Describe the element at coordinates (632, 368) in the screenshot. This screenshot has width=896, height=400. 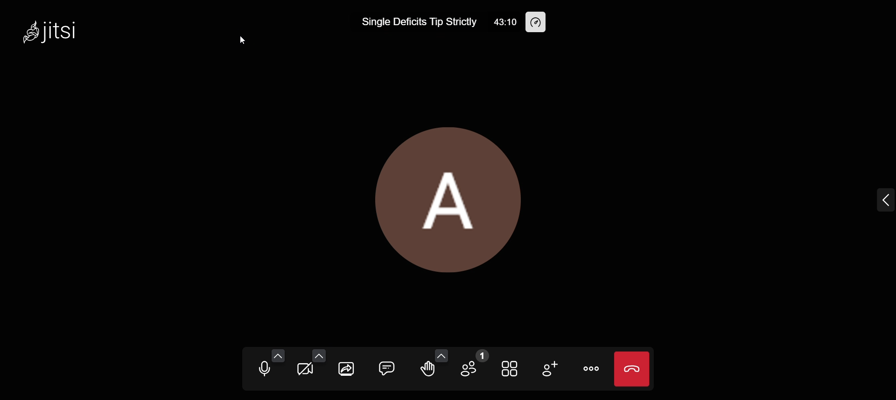
I see `end call` at that location.